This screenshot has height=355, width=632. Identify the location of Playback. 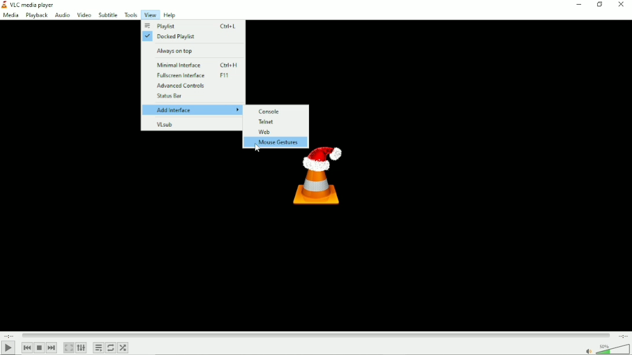
(36, 15).